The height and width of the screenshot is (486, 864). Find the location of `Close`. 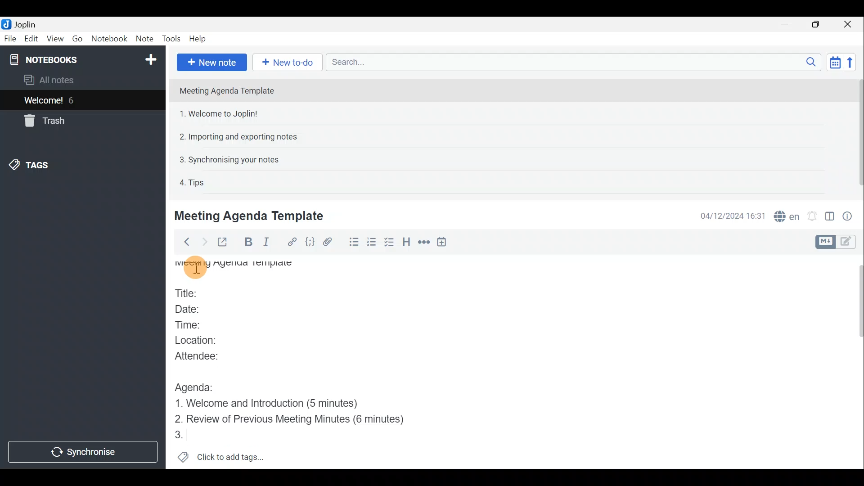

Close is located at coordinates (848, 25).